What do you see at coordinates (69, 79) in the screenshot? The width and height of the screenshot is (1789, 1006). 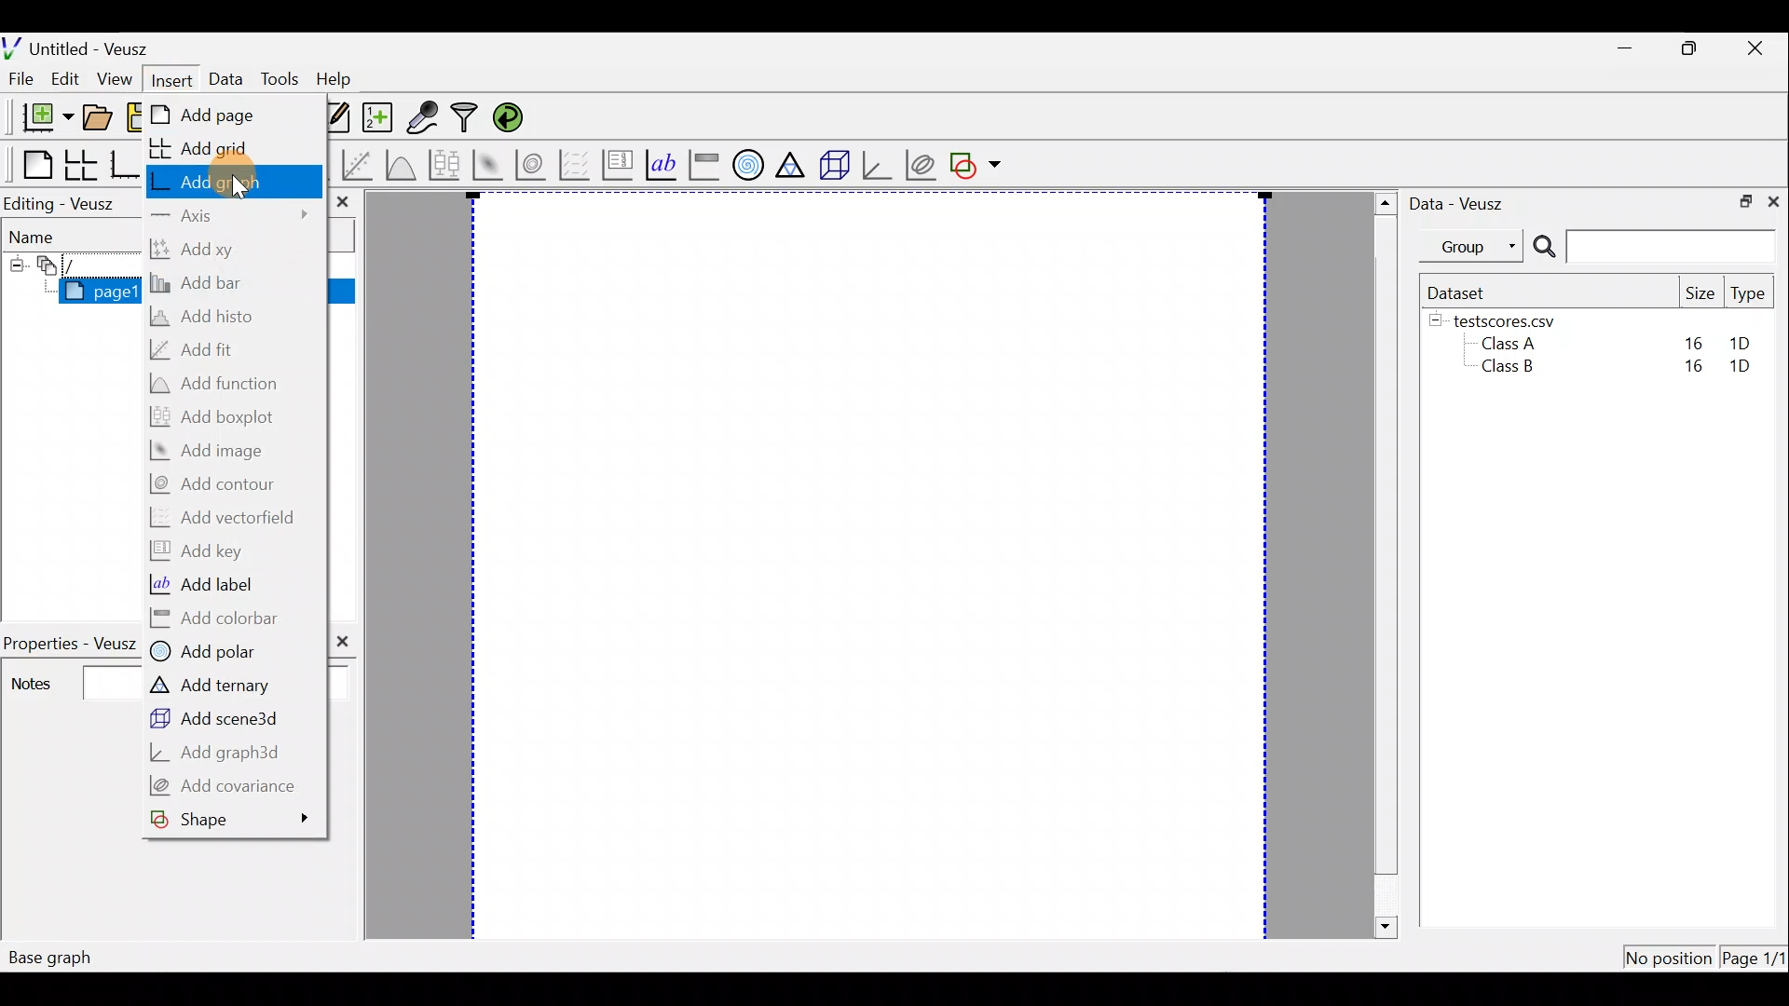 I see `Edit` at bounding box center [69, 79].